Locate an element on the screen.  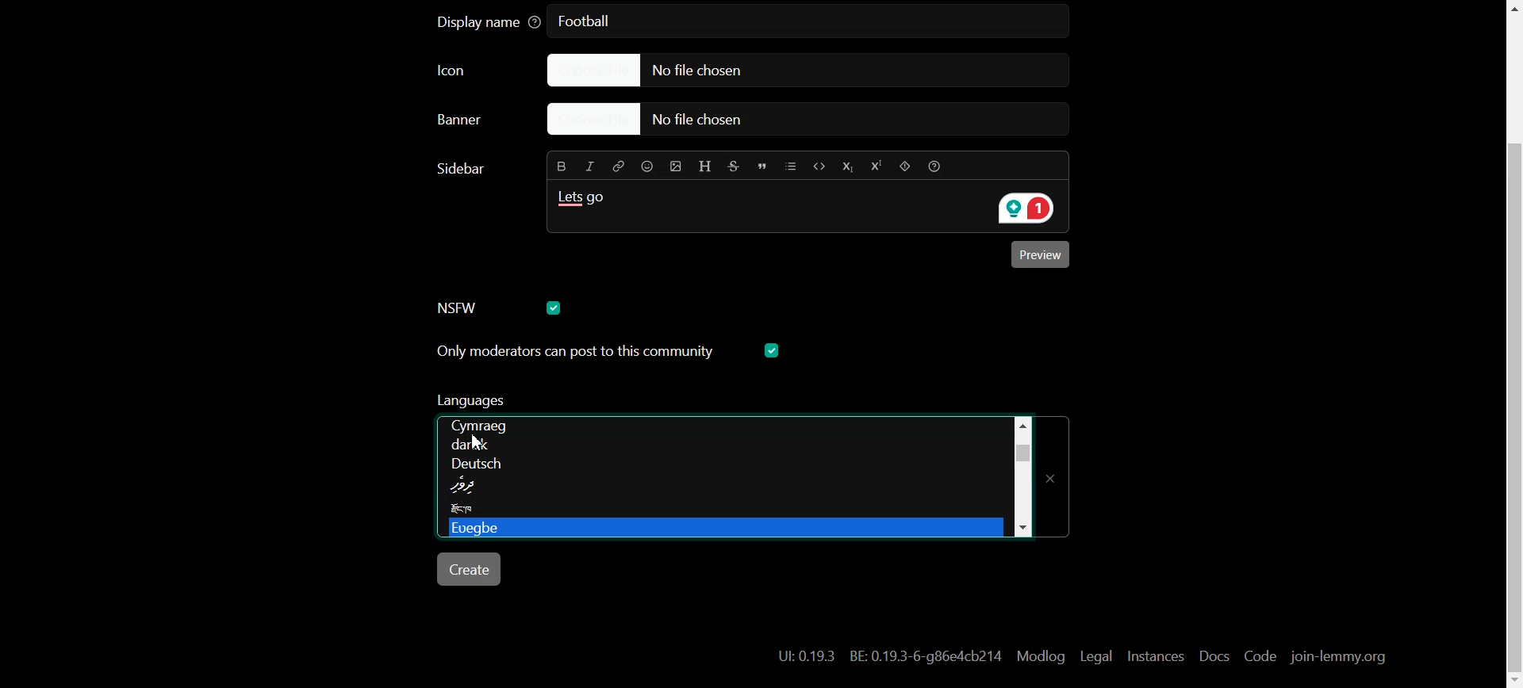
Text is located at coordinates (464, 168).